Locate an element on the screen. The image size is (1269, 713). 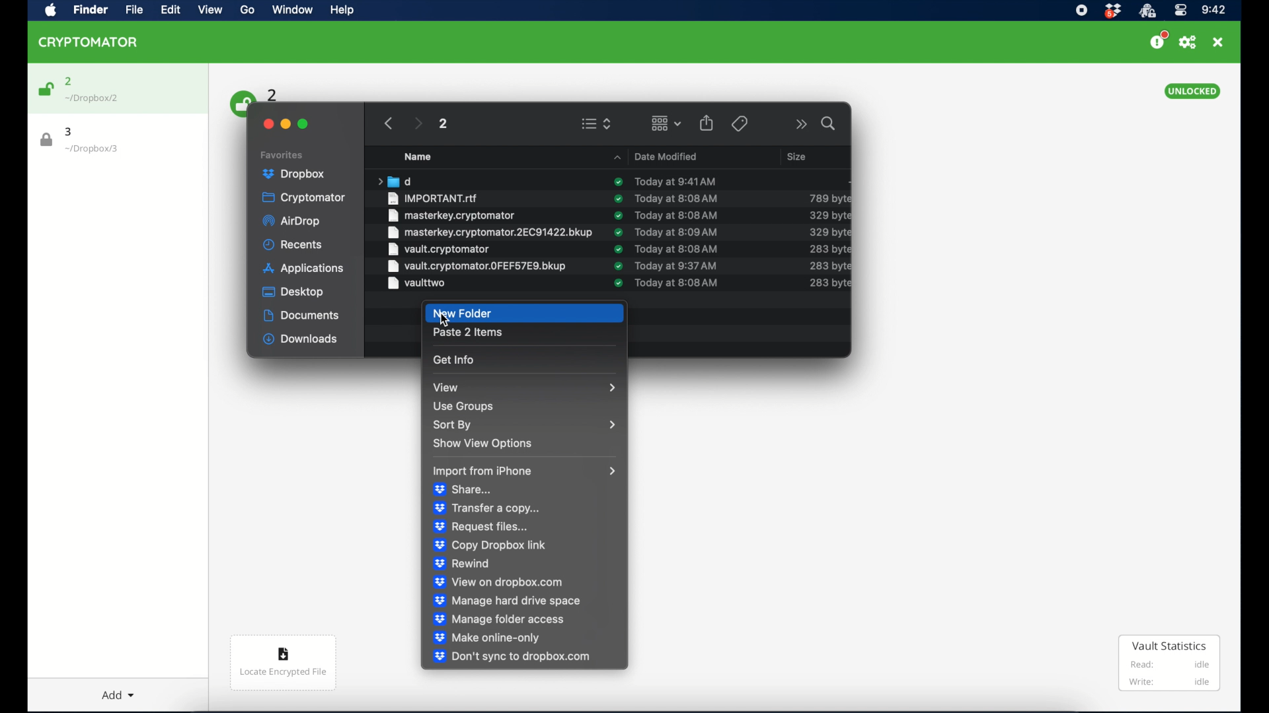
view menu is located at coordinates (524, 387).